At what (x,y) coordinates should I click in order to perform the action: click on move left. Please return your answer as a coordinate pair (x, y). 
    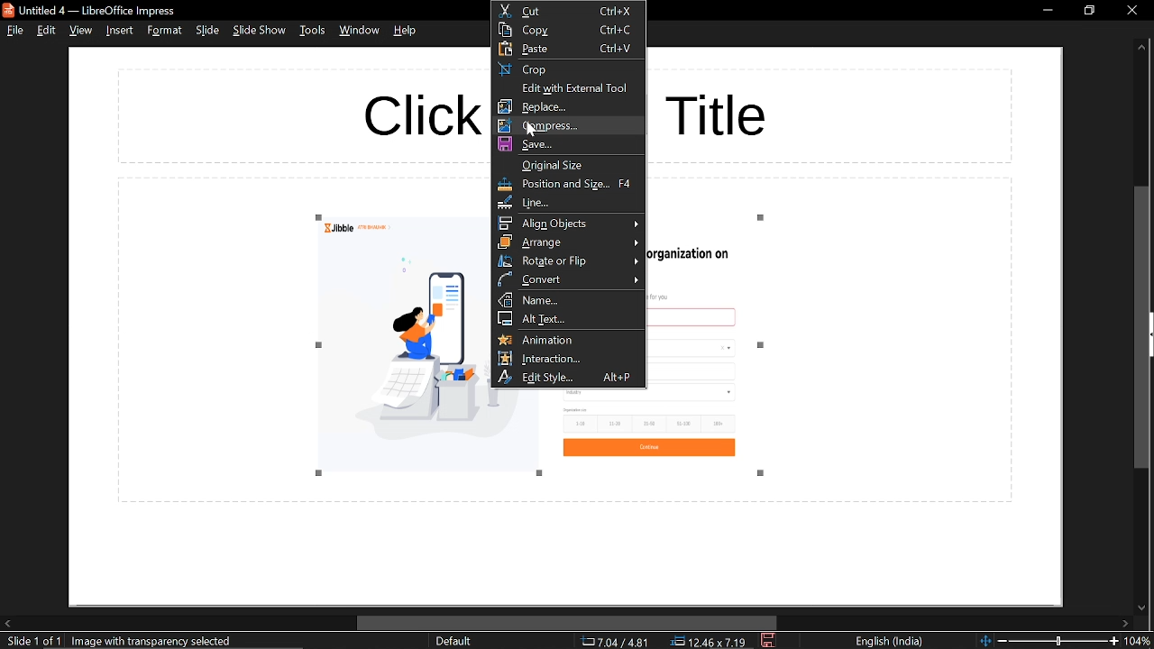
    Looking at the image, I should click on (7, 624).